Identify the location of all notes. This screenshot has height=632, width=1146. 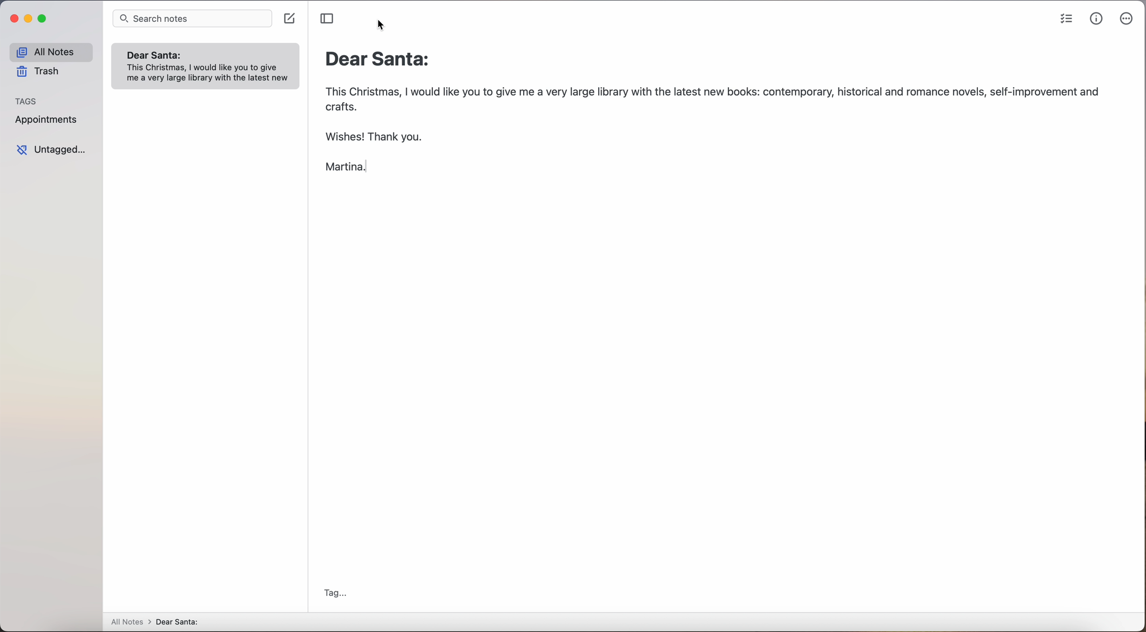
(54, 48).